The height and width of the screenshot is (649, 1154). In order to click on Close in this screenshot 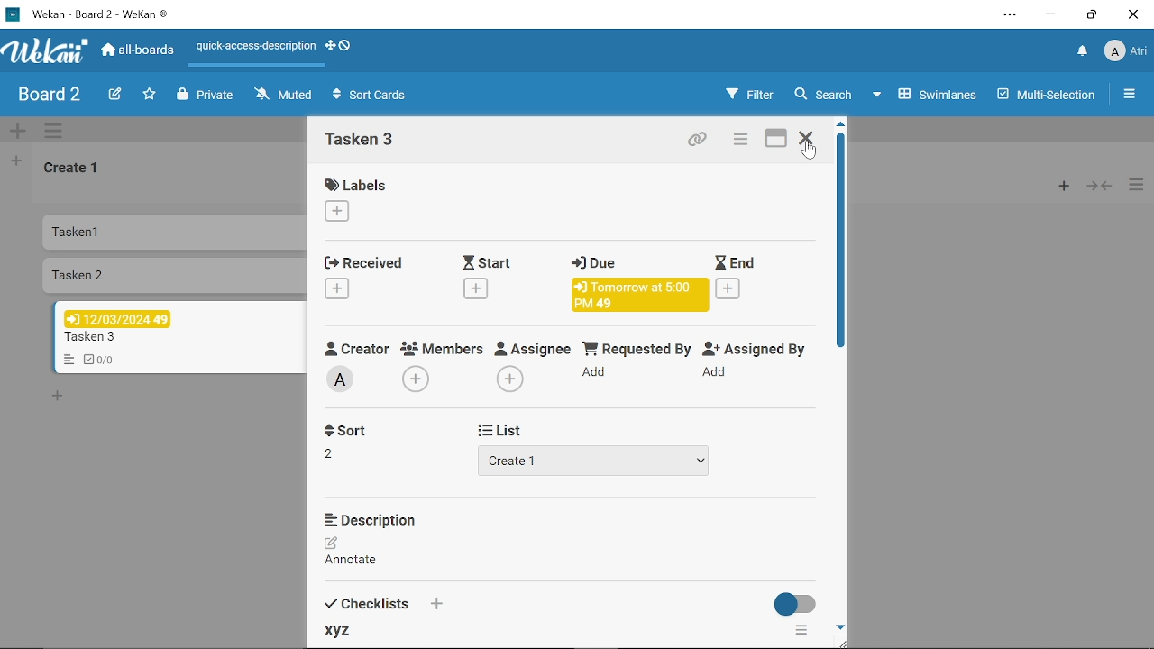, I will do `click(1134, 15)`.